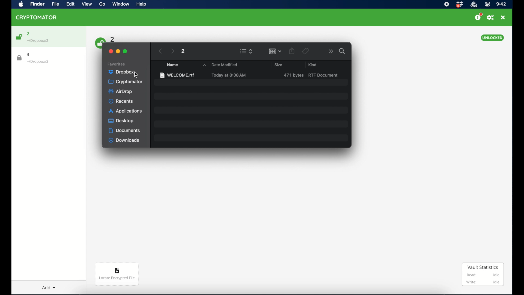  I want to click on help, so click(141, 4).